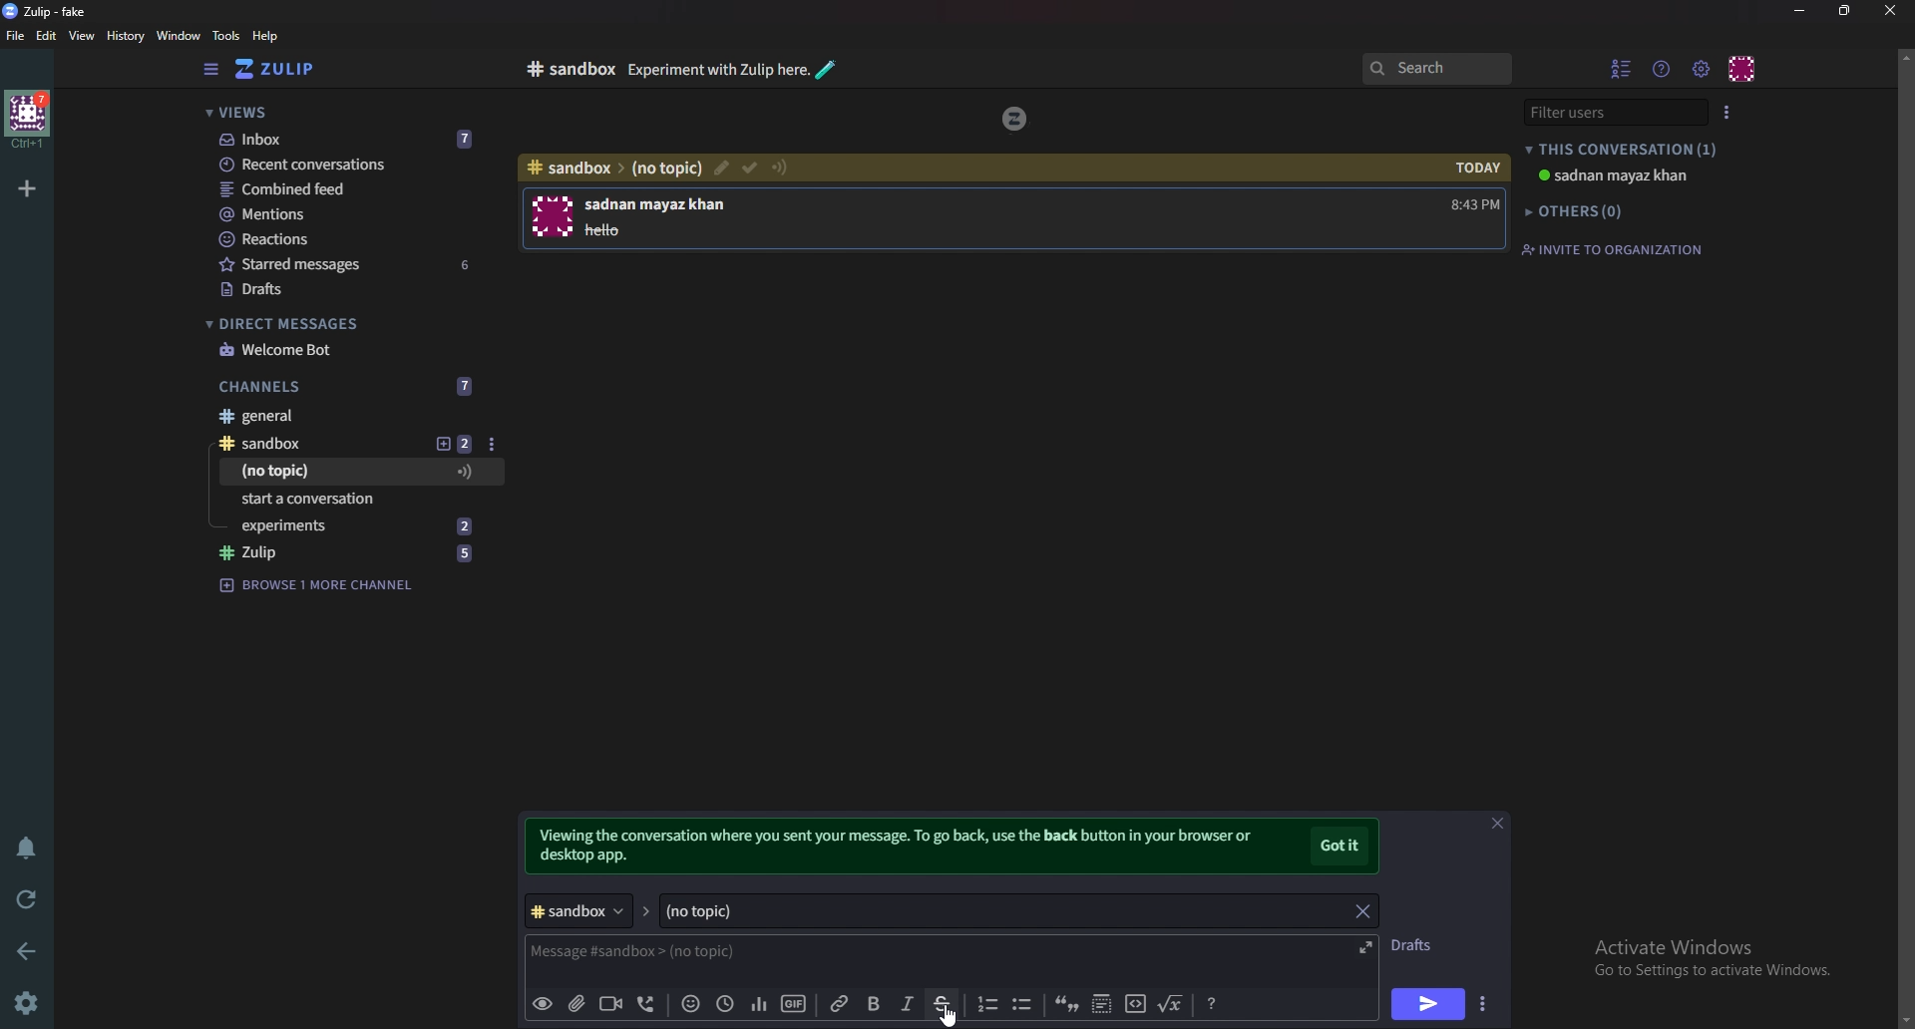 The image size is (1915, 1029). Describe the element at coordinates (338, 212) in the screenshot. I see `Mentions` at that location.